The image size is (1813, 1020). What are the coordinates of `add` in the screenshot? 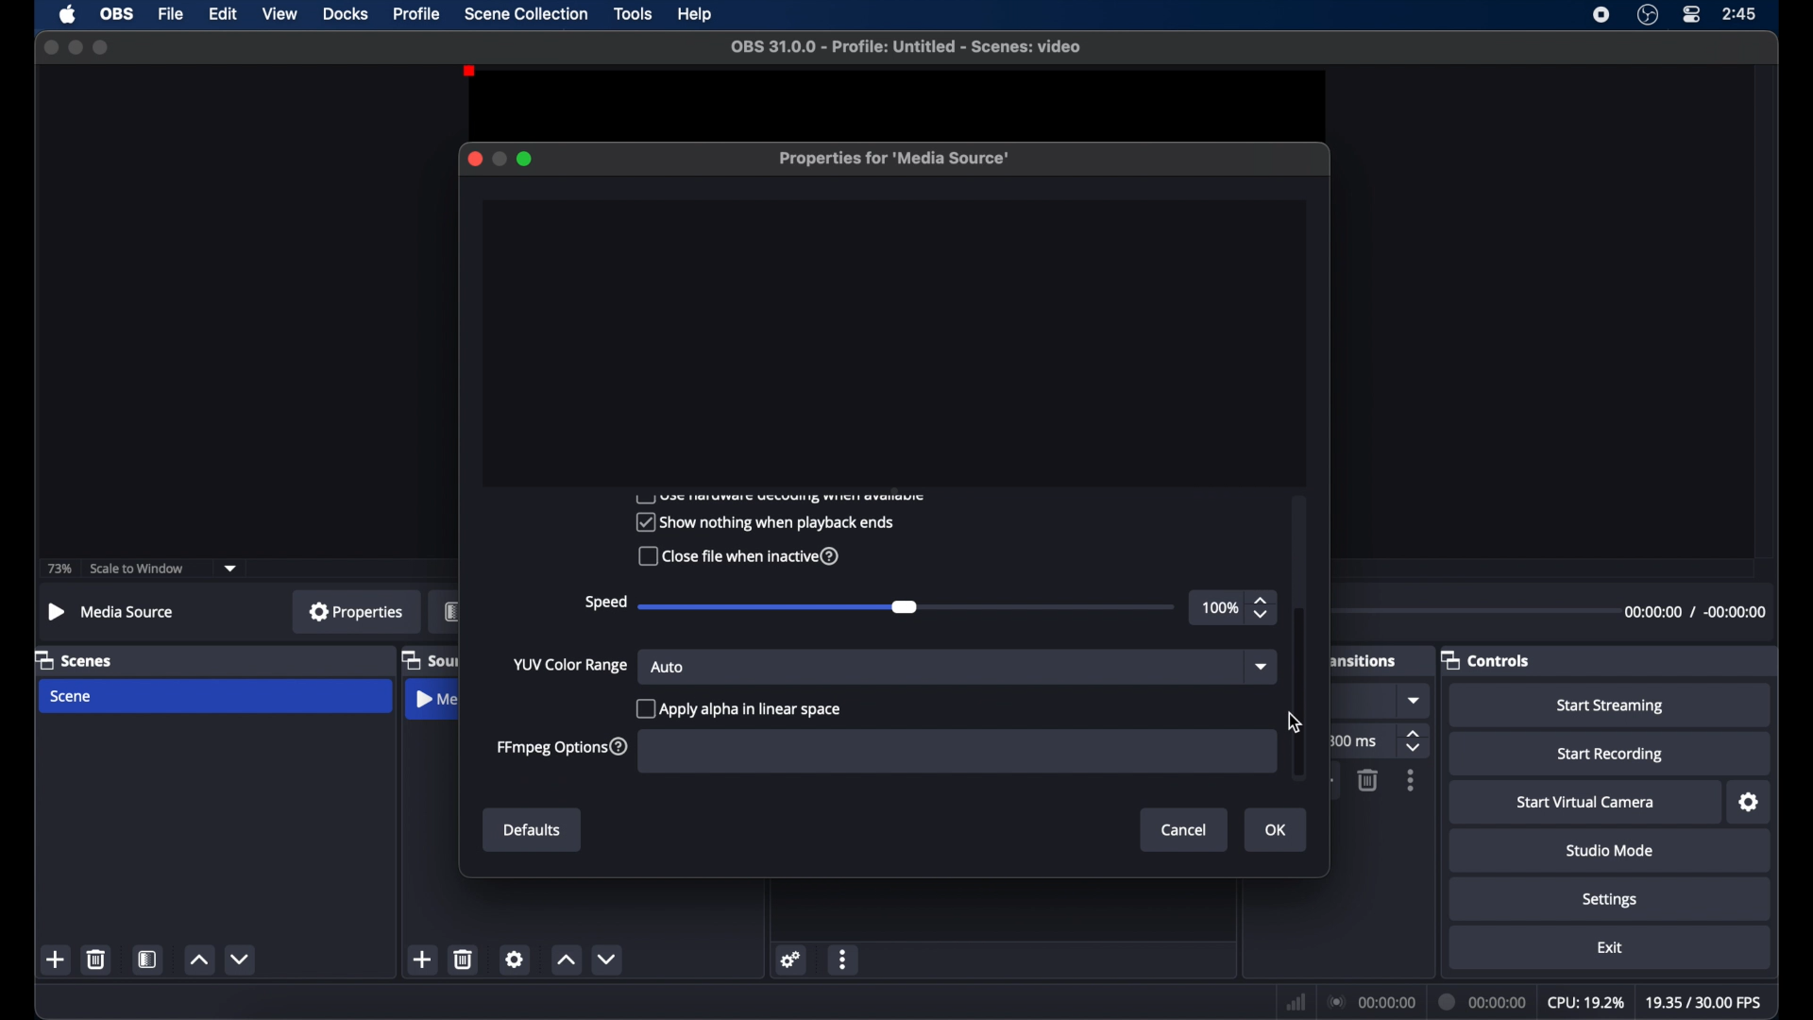 It's located at (57, 960).